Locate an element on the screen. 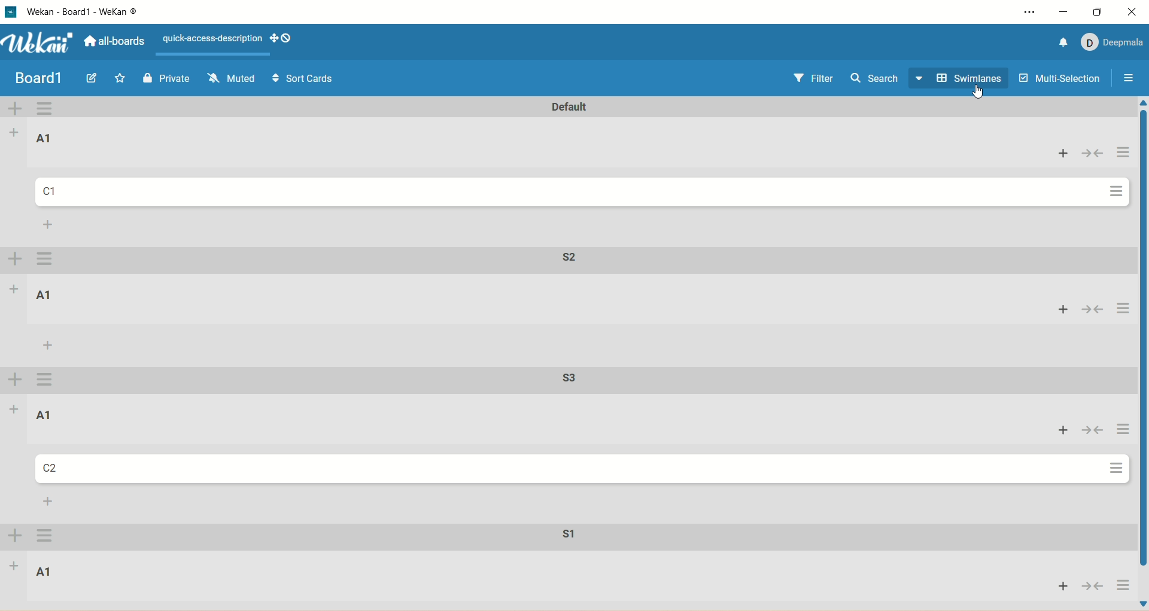 This screenshot has height=611, width=1149. card title is located at coordinates (56, 193).